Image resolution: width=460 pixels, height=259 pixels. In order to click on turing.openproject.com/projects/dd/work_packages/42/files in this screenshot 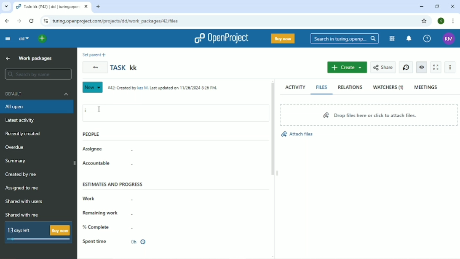, I will do `click(116, 21)`.